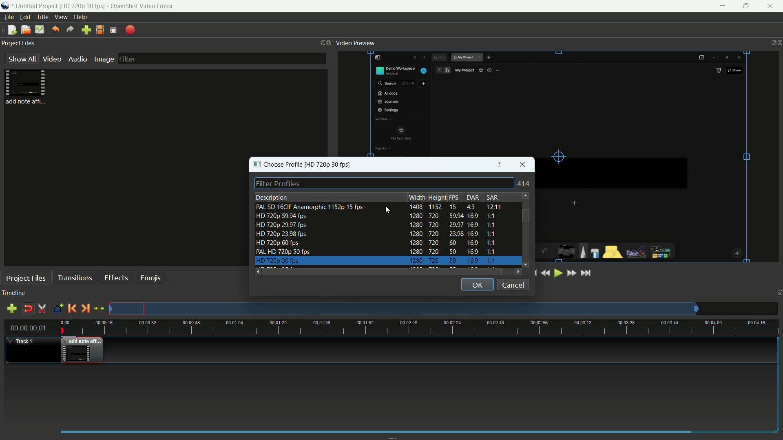 This screenshot has width=783, height=440. What do you see at coordinates (320, 42) in the screenshot?
I see `change layout` at bounding box center [320, 42].